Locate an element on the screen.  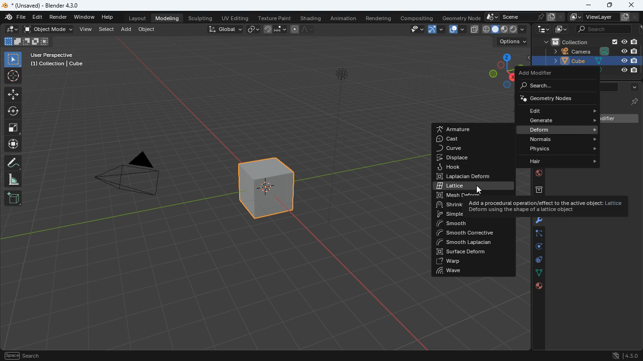
scene is located at coordinates (525, 17).